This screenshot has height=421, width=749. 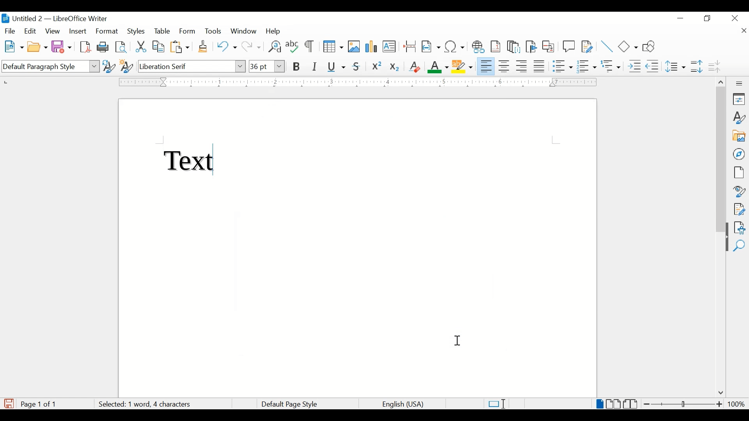 I want to click on subscript, so click(x=395, y=68).